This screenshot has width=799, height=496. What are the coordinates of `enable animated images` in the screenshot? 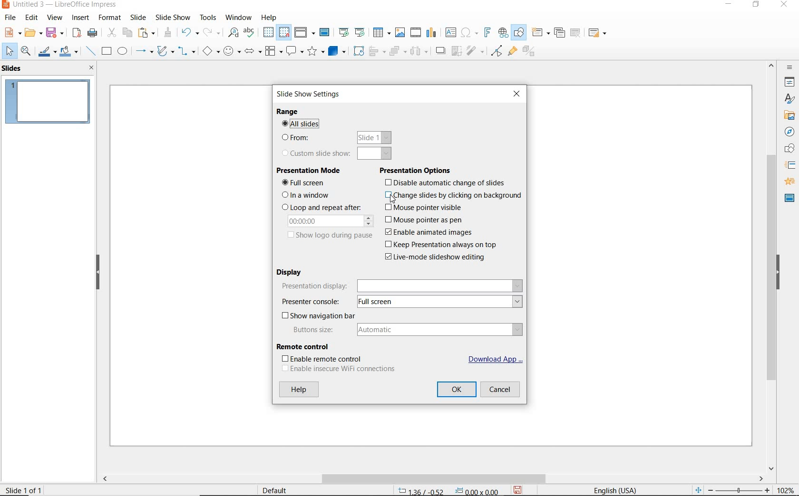 It's located at (430, 232).